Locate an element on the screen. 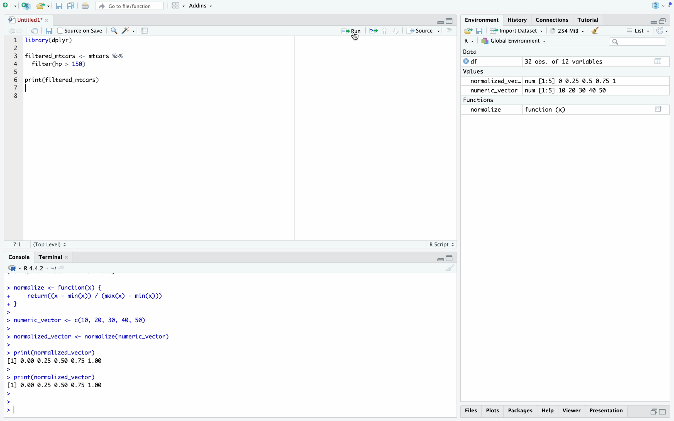 The width and height of the screenshot is (674, 421). go back is located at coordinates (9, 31).